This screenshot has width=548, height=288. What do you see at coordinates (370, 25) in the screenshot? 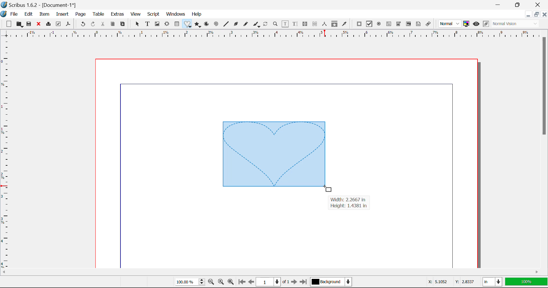
I see `Pdf Checkbox` at bounding box center [370, 25].